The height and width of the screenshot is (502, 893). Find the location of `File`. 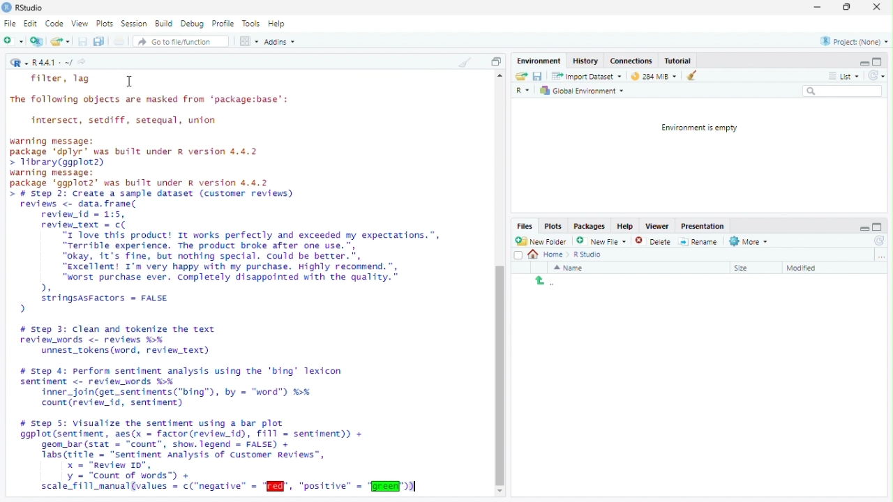

File is located at coordinates (10, 23).